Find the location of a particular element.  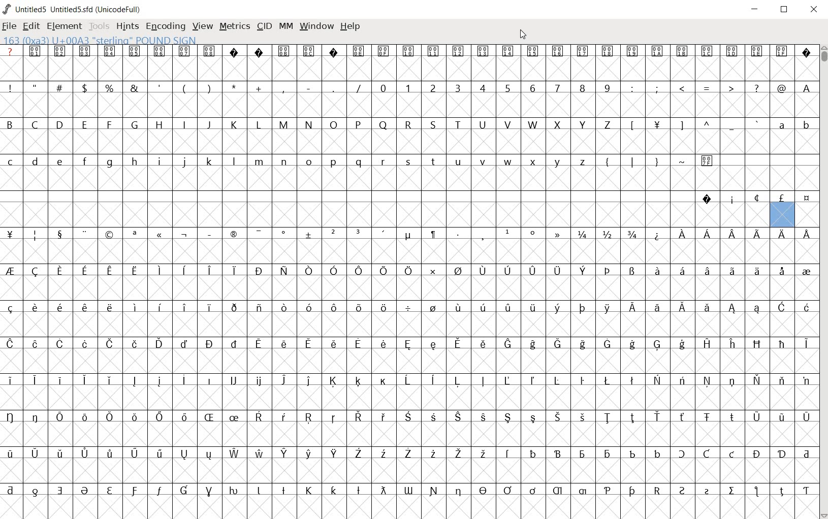

g is located at coordinates (109, 162).